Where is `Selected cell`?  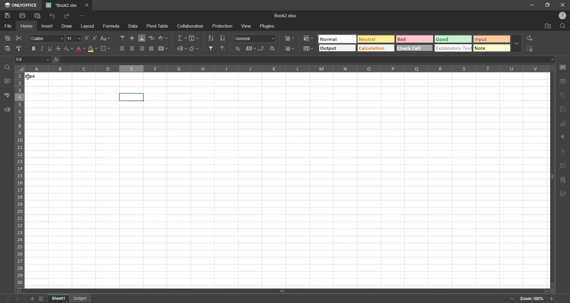
Selected cell is located at coordinates (132, 97).